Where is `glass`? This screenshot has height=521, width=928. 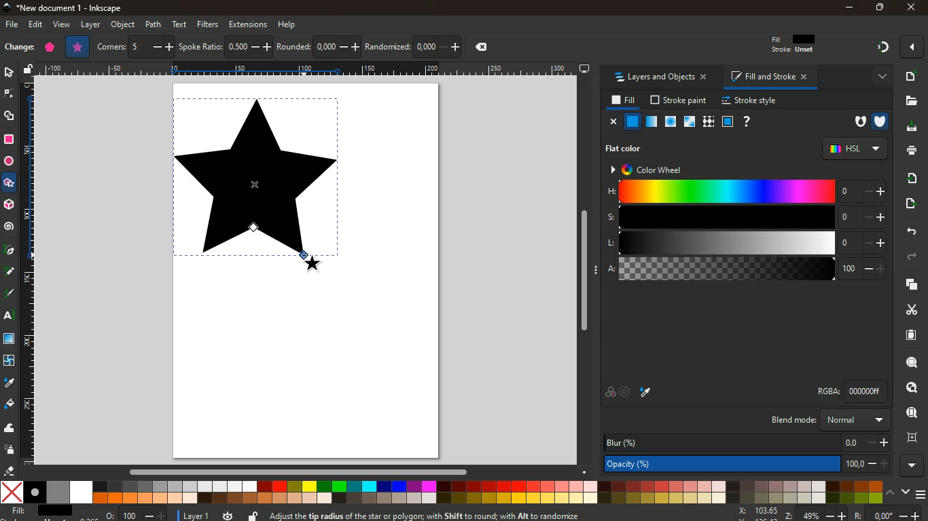 glass is located at coordinates (690, 121).